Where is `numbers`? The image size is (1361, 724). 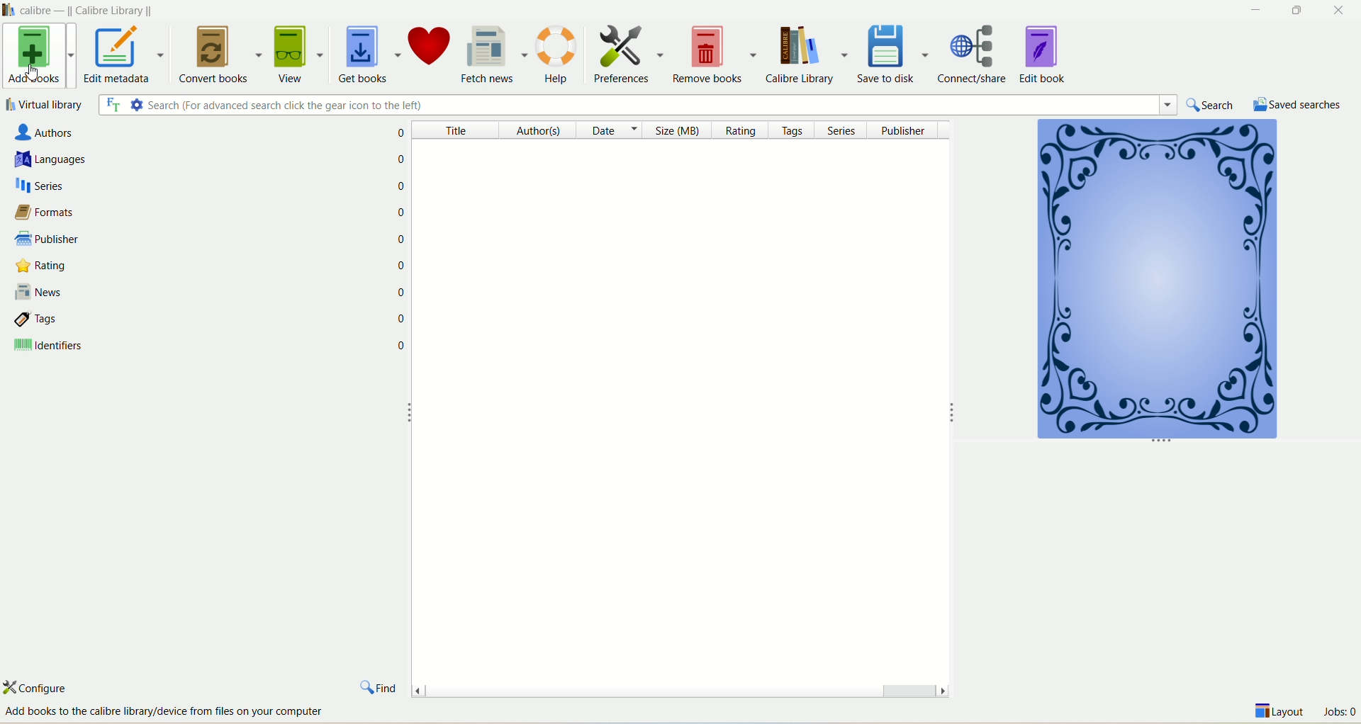 numbers is located at coordinates (402, 263).